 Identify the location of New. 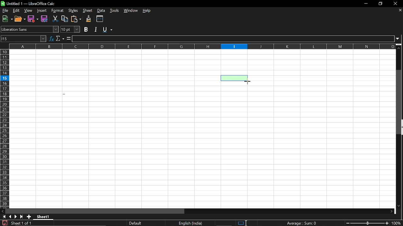
(6, 19).